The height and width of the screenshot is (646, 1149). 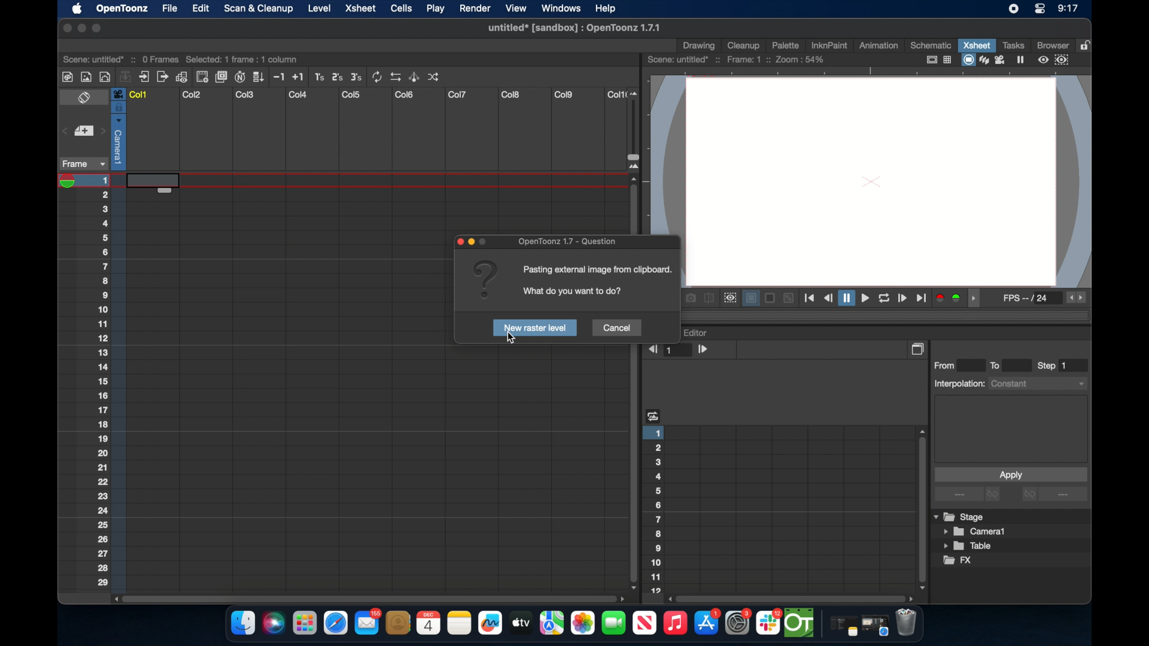 I want to click on notes, so click(x=841, y=627).